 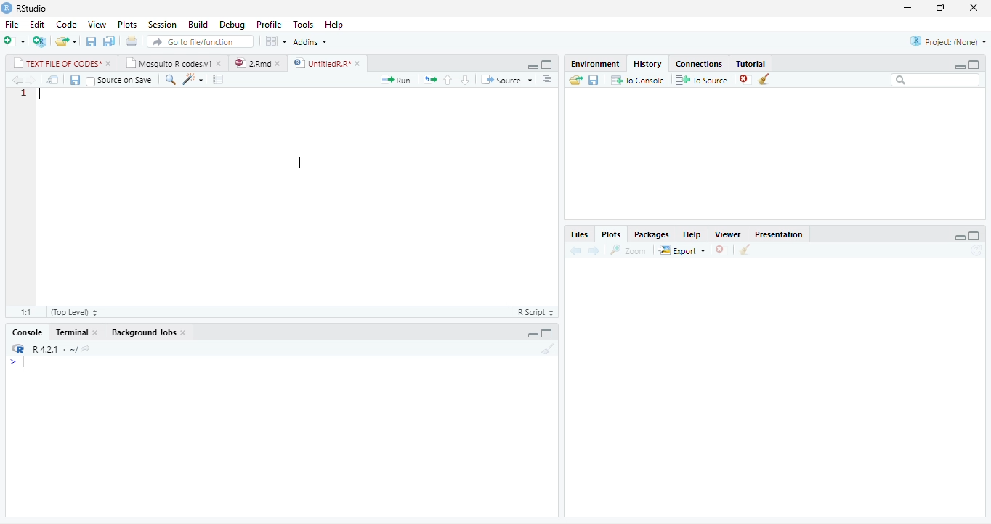 I want to click on Maximize, so click(x=974, y=65).